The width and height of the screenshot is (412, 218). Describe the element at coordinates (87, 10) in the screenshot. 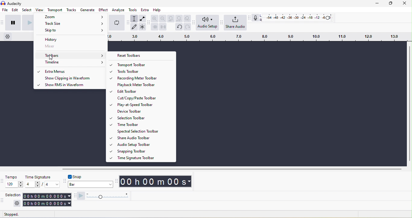

I see `generate` at that location.